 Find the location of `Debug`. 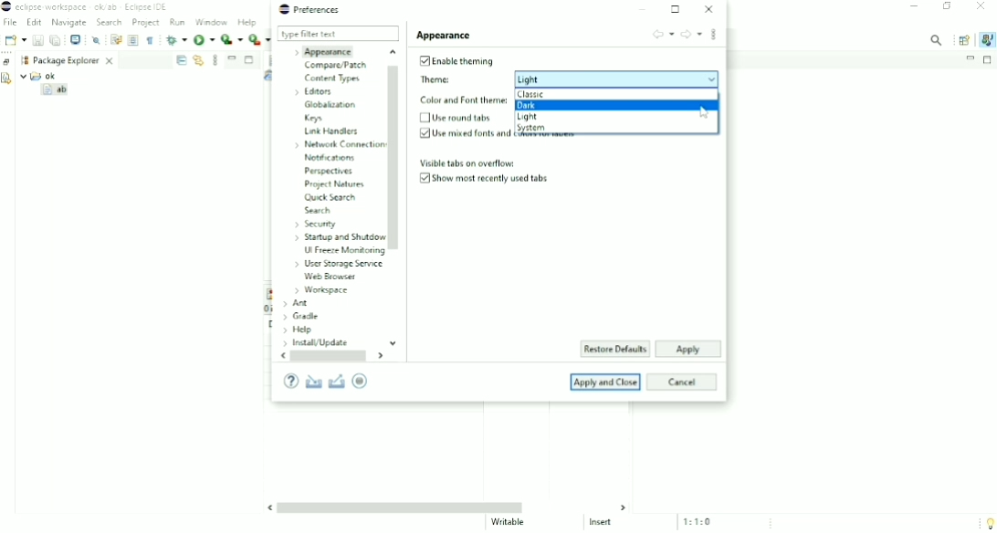

Debug is located at coordinates (175, 39).